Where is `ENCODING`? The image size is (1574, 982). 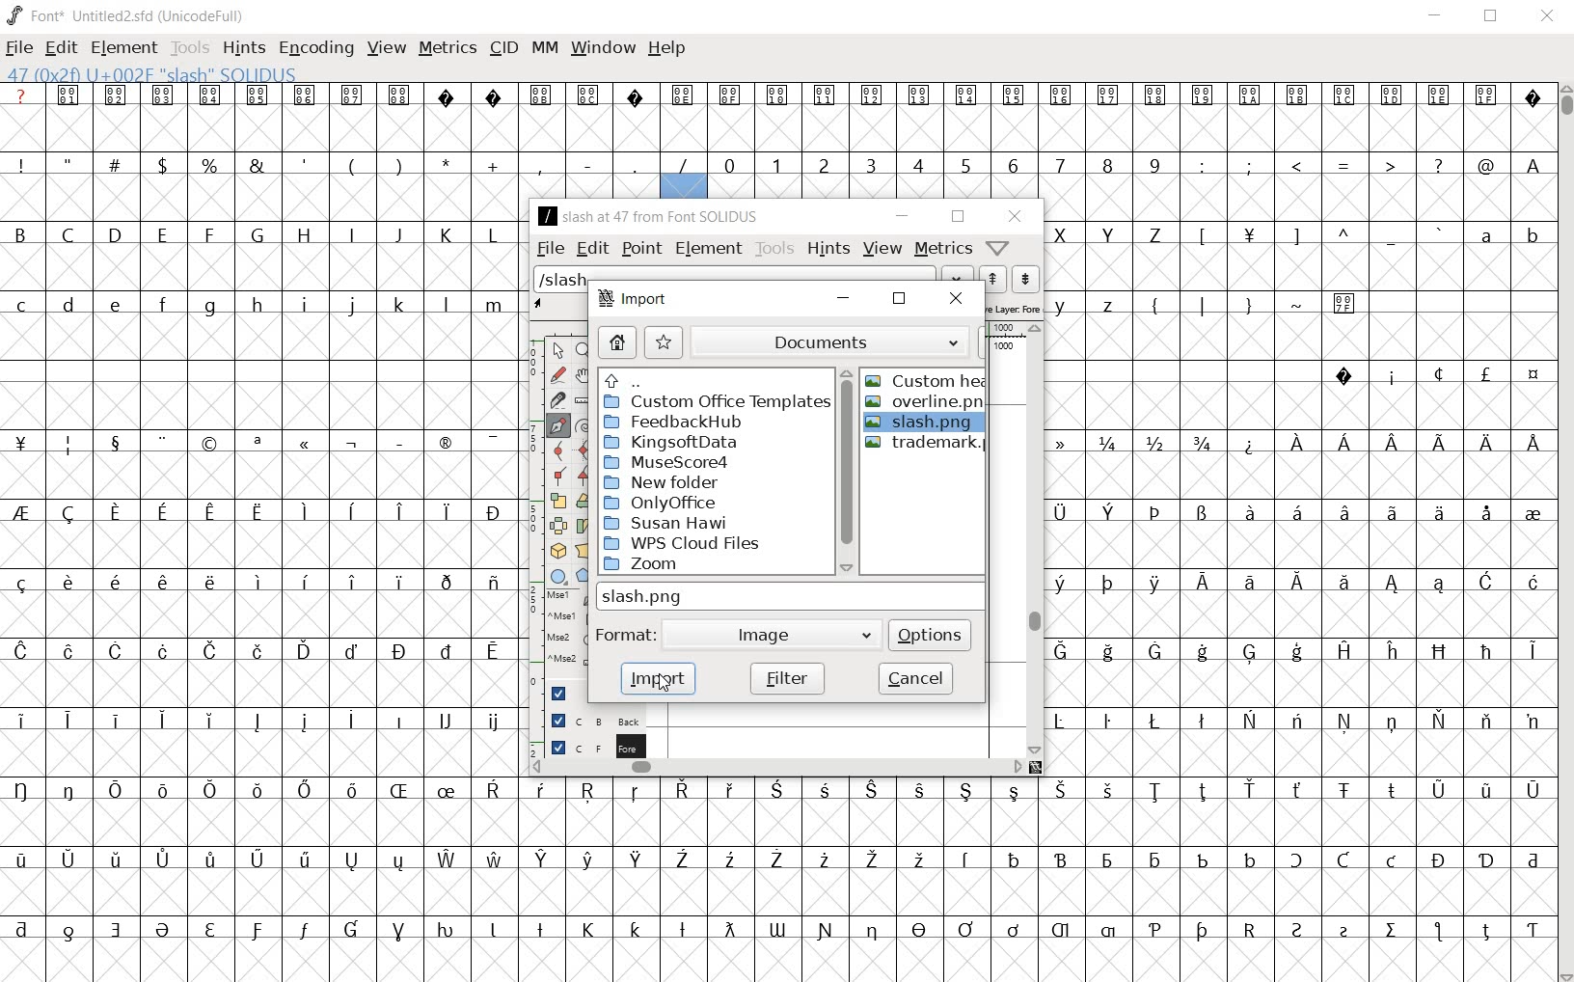 ENCODING is located at coordinates (315, 49).